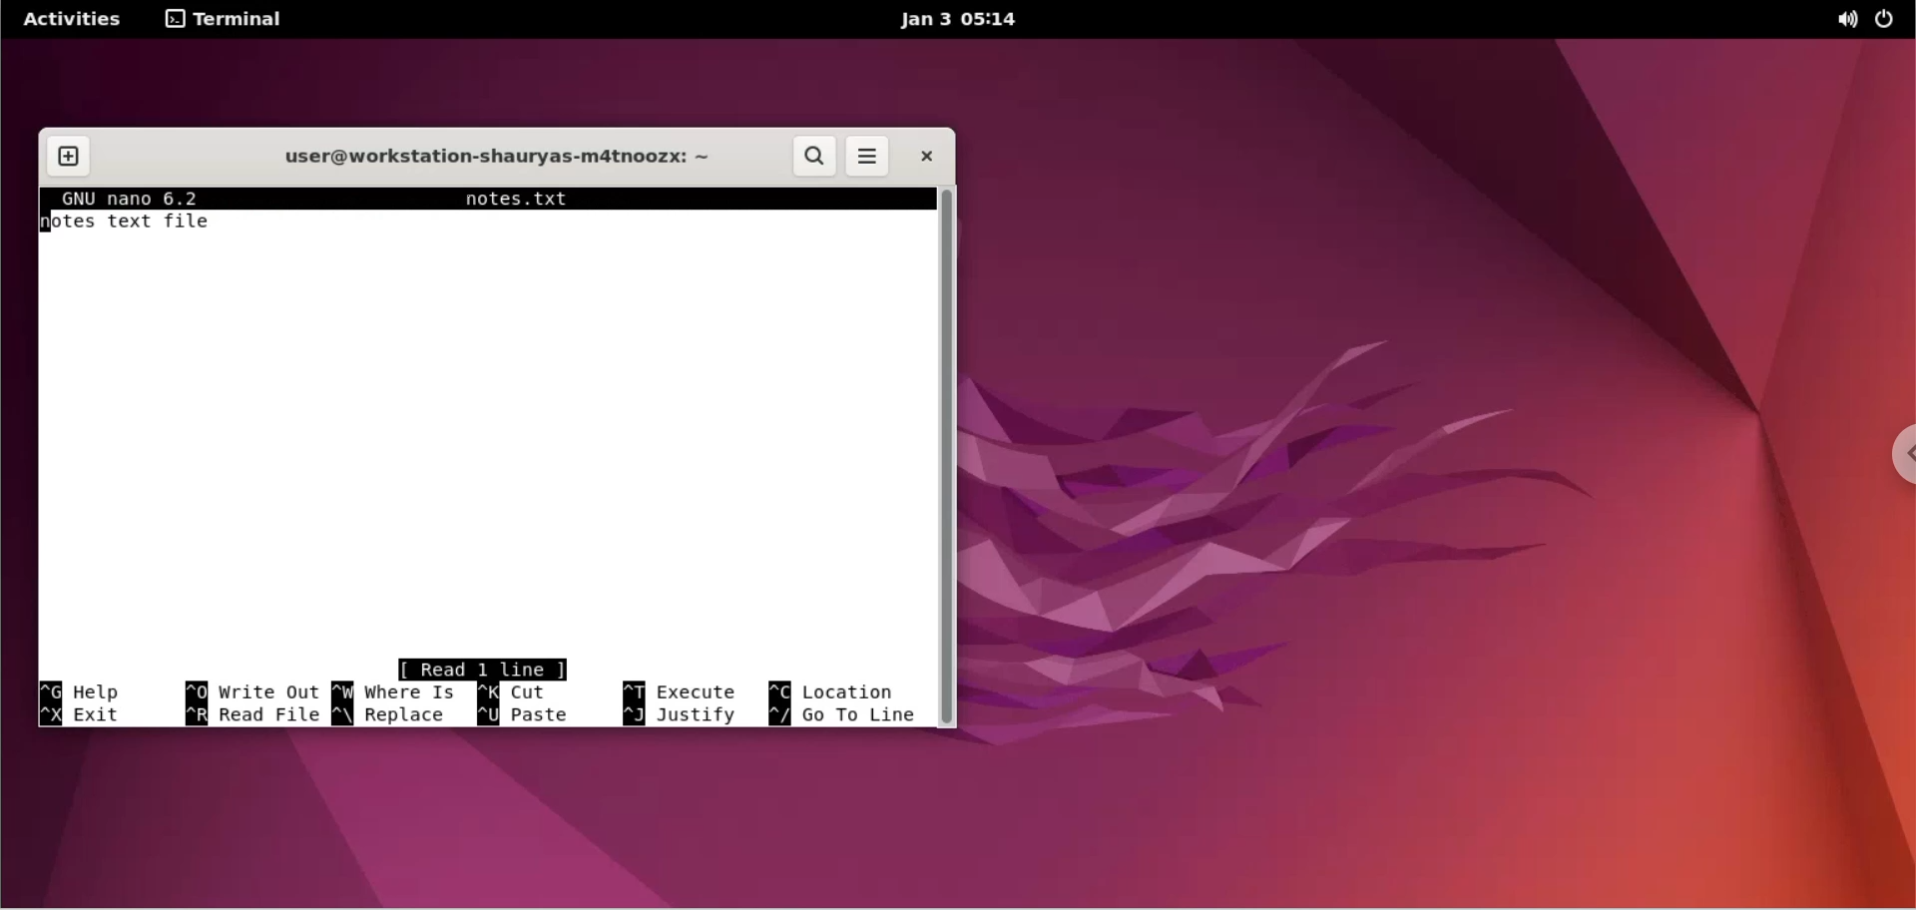 The height and width of the screenshot is (910, 1916). What do you see at coordinates (951, 459) in the screenshot?
I see `scrollbar ` at bounding box center [951, 459].